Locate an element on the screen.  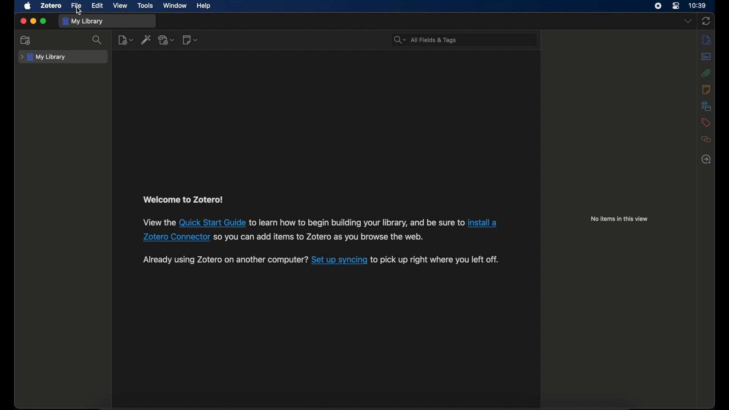
sync is located at coordinates (707, 21).